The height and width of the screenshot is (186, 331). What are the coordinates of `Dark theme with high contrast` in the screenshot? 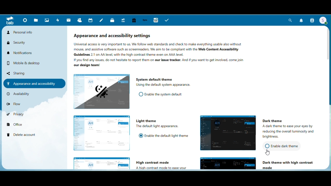 It's located at (261, 164).